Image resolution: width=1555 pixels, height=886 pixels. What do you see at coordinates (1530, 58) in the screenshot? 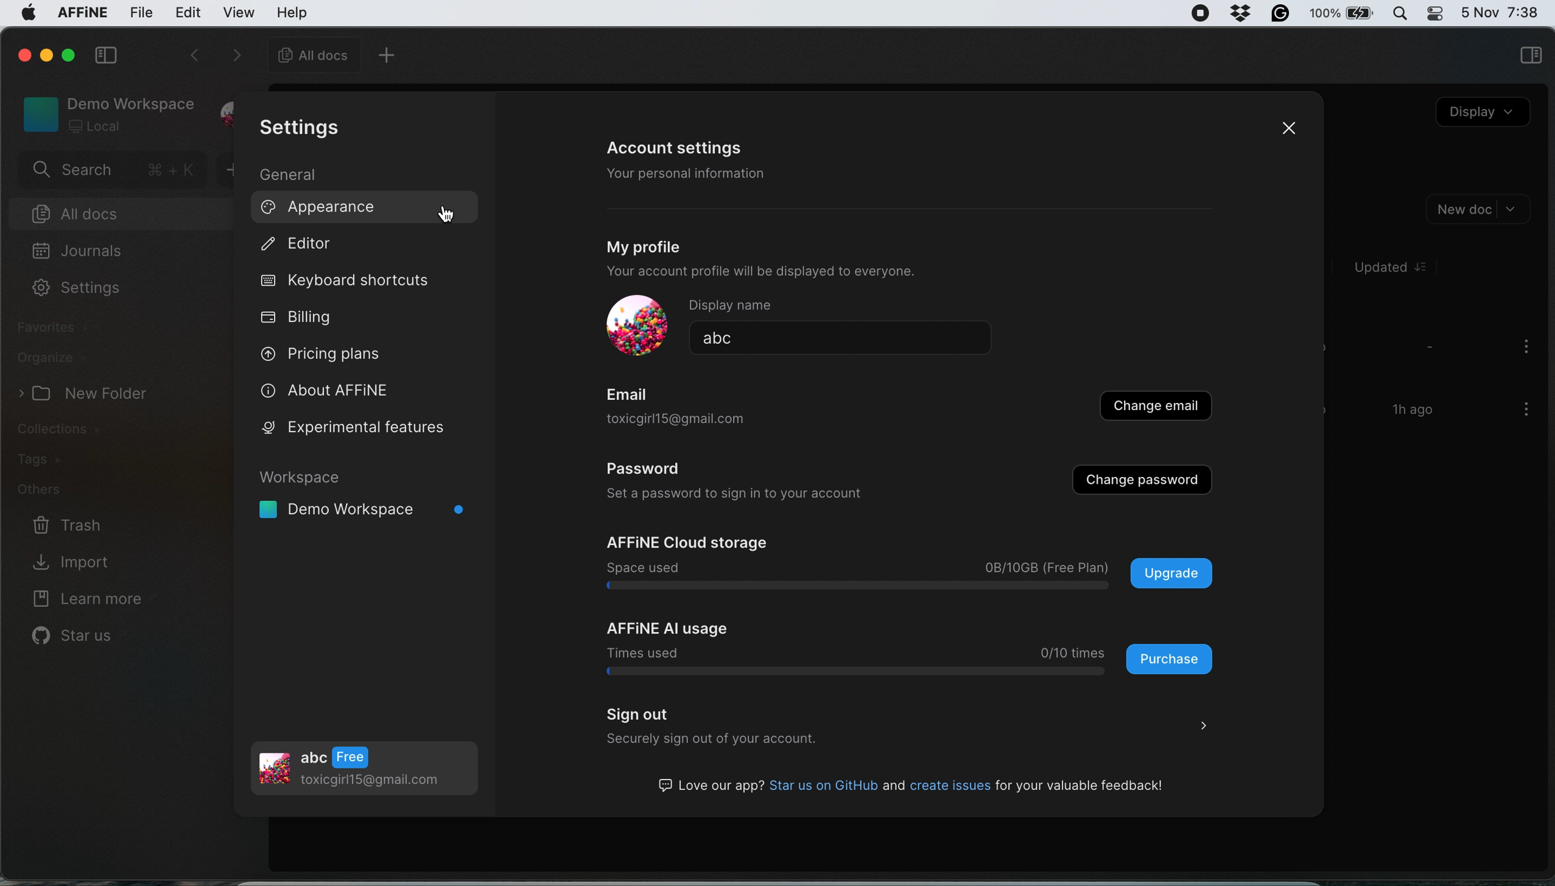
I see `sidebar` at bounding box center [1530, 58].